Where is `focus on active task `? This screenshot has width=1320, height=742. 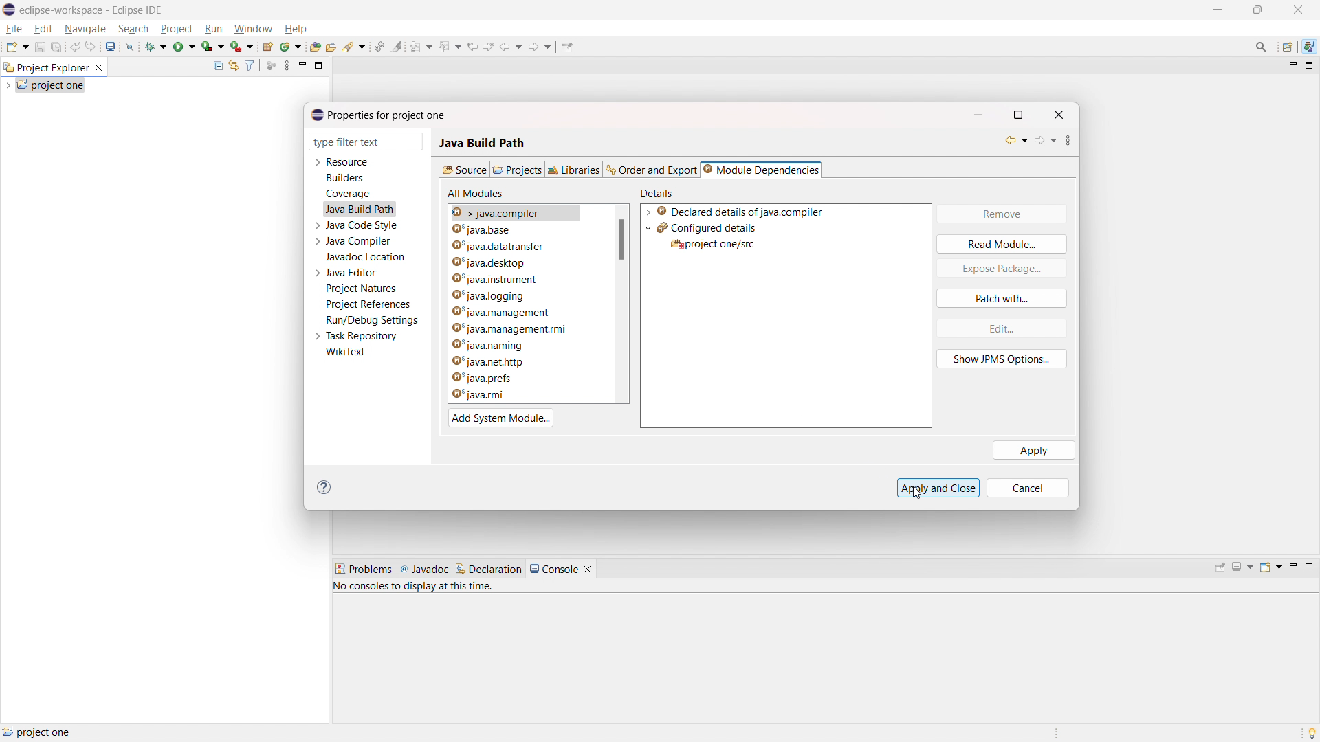 focus on active task  is located at coordinates (272, 66).